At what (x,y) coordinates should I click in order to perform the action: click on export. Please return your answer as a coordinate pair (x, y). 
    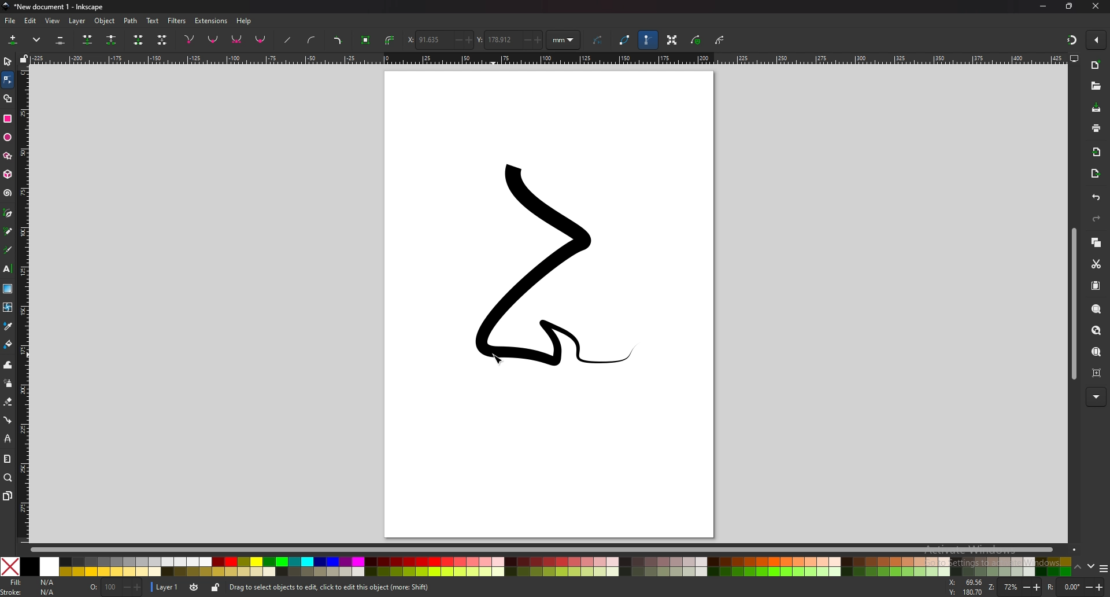
    Looking at the image, I should click on (1095, 173).